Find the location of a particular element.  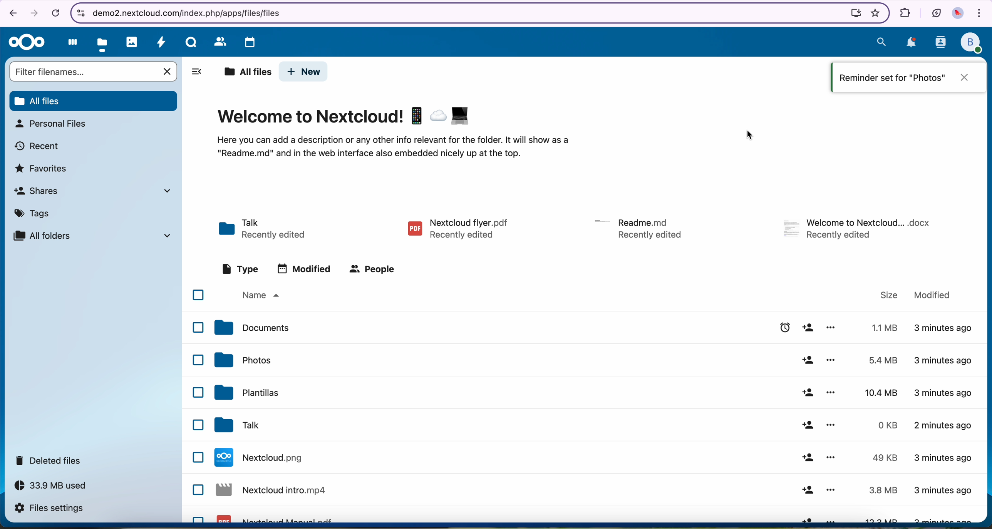

Talk is located at coordinates (191, 41).